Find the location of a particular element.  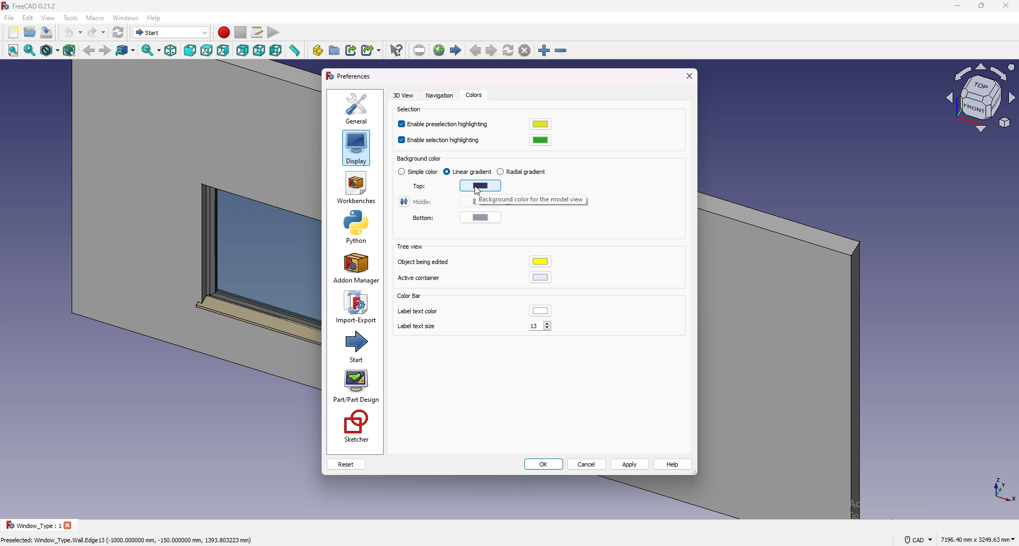

preselection highlighting color is located at coordinates (540, 124).